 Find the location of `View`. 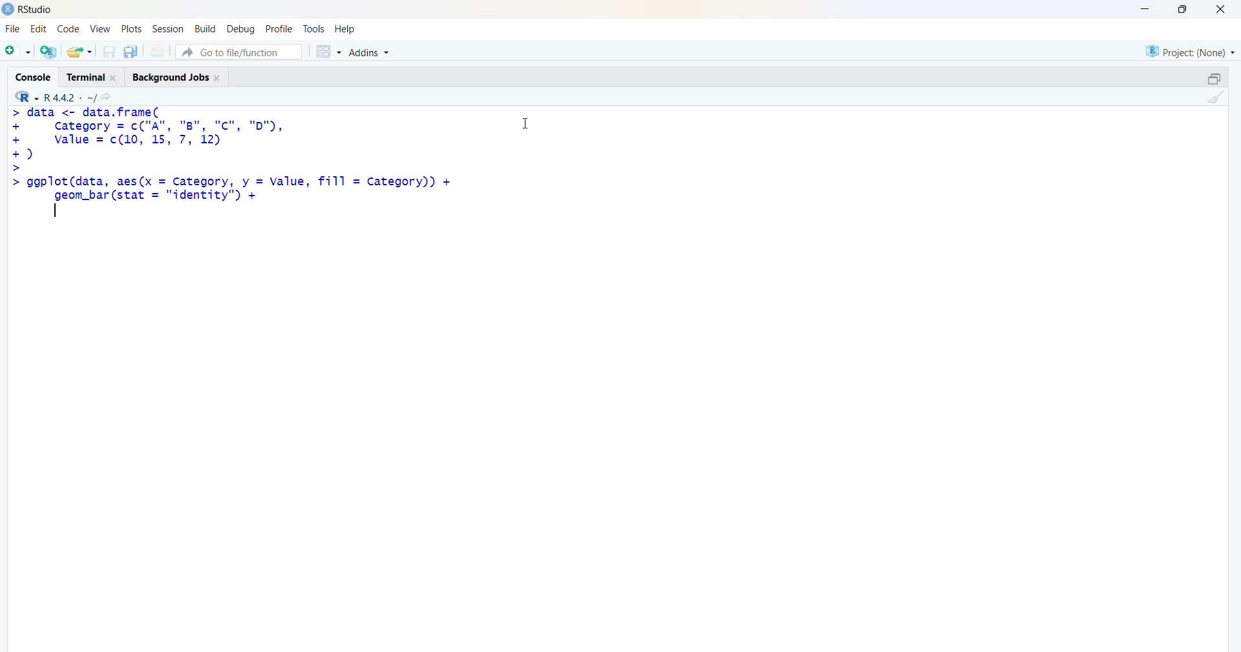

View is located at coordinates (101, 29).